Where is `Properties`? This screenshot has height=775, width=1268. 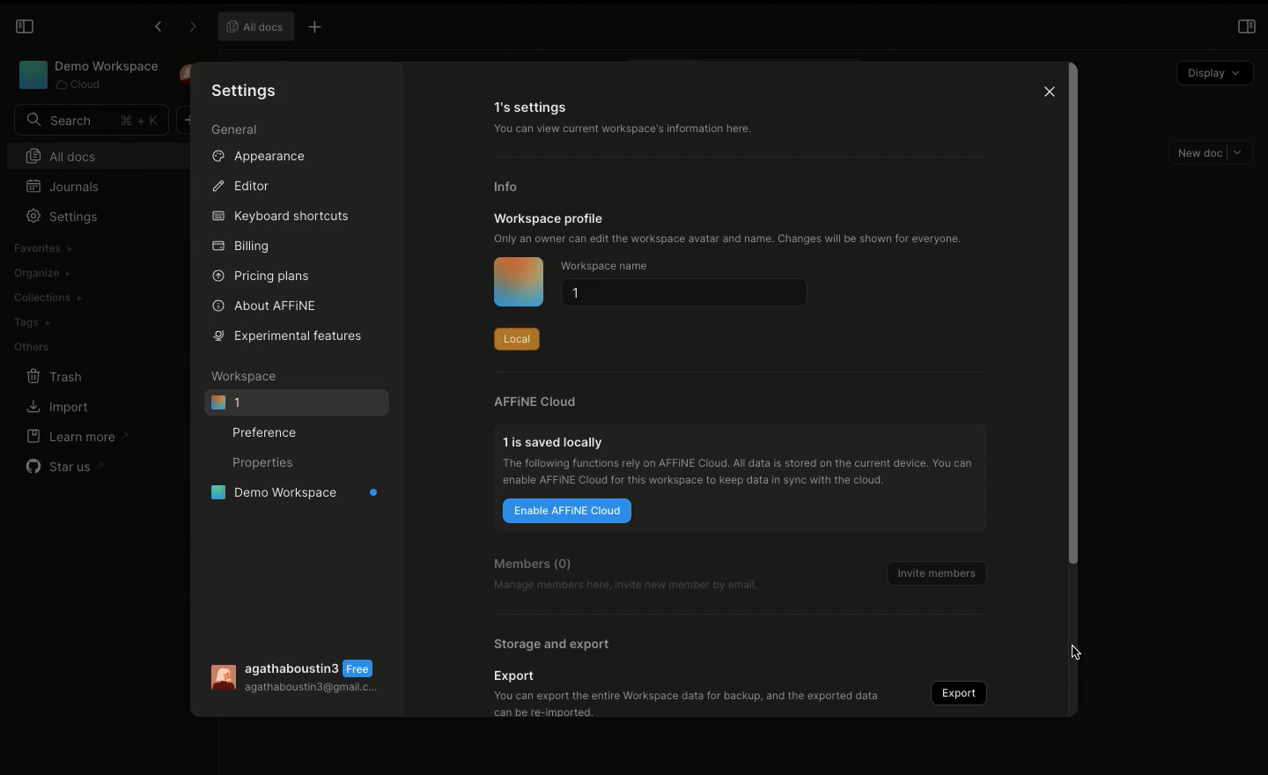 Properties is located at coordinates (262, 464).